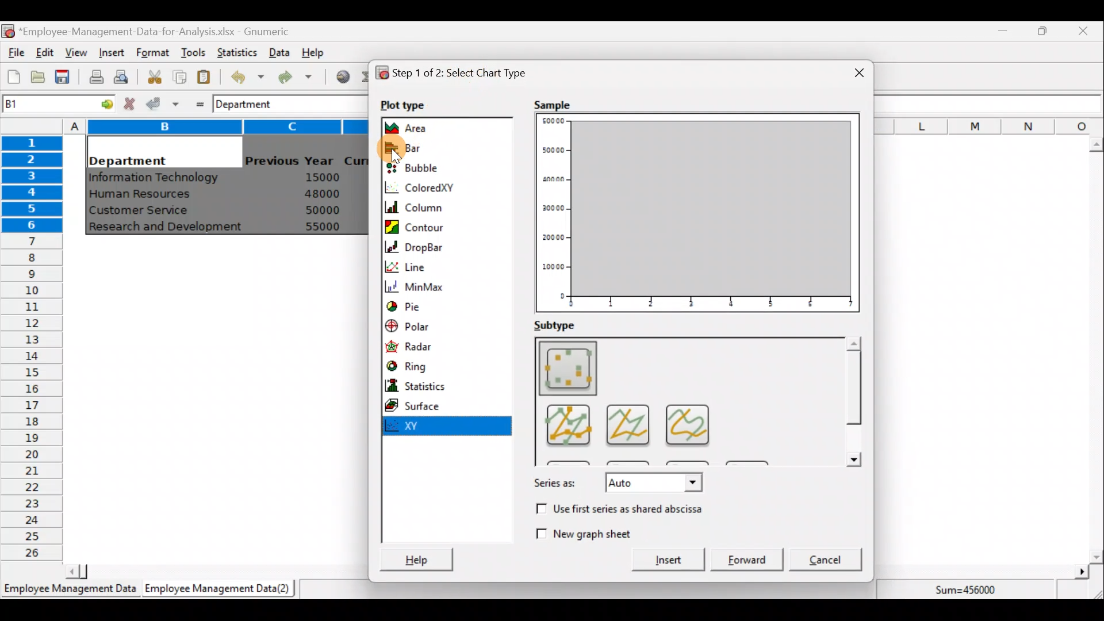  I want to click on Gnumeric logo, so click(8, 32).